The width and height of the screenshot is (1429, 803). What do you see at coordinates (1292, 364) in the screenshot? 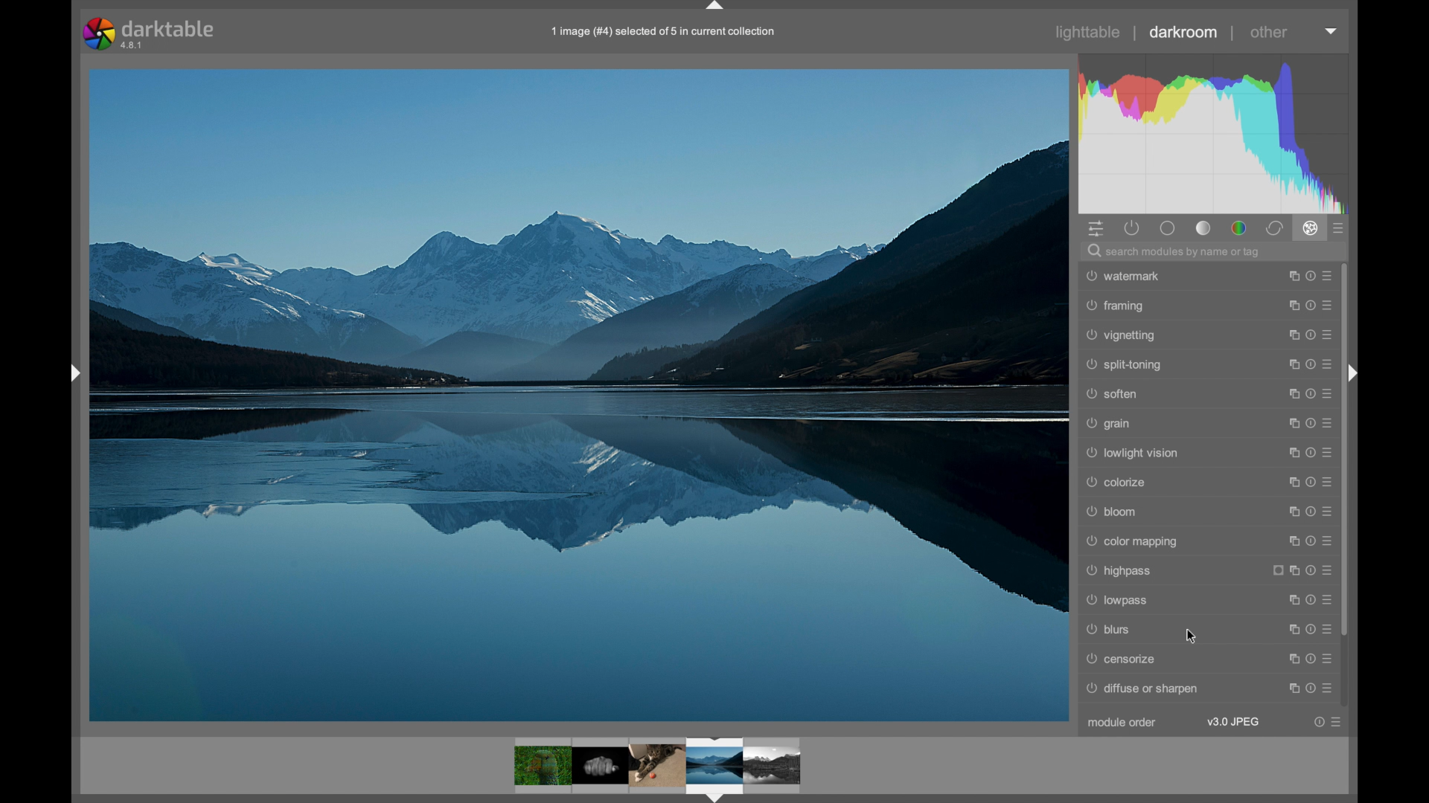
I see `maximize` at bounding box center [1292, 364].